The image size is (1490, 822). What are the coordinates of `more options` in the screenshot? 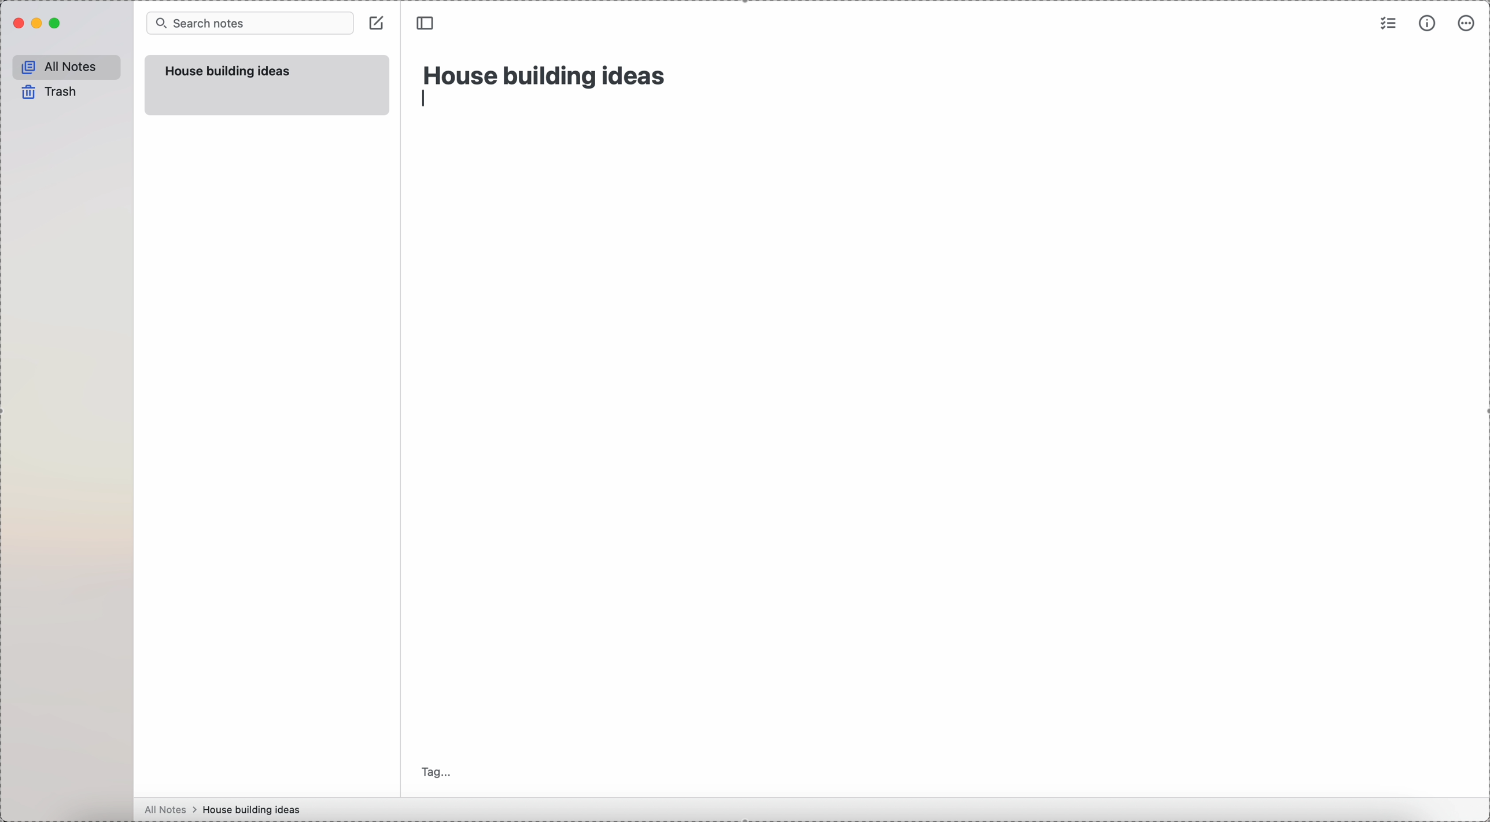 It's located at (1468, 24).